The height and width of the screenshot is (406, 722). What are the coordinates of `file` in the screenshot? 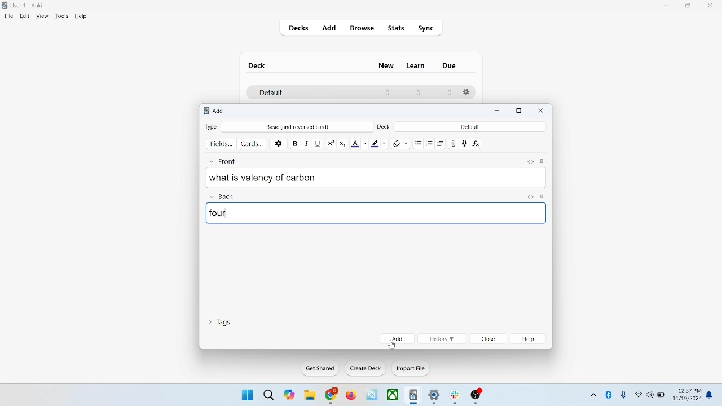 It's located at (8, 16).